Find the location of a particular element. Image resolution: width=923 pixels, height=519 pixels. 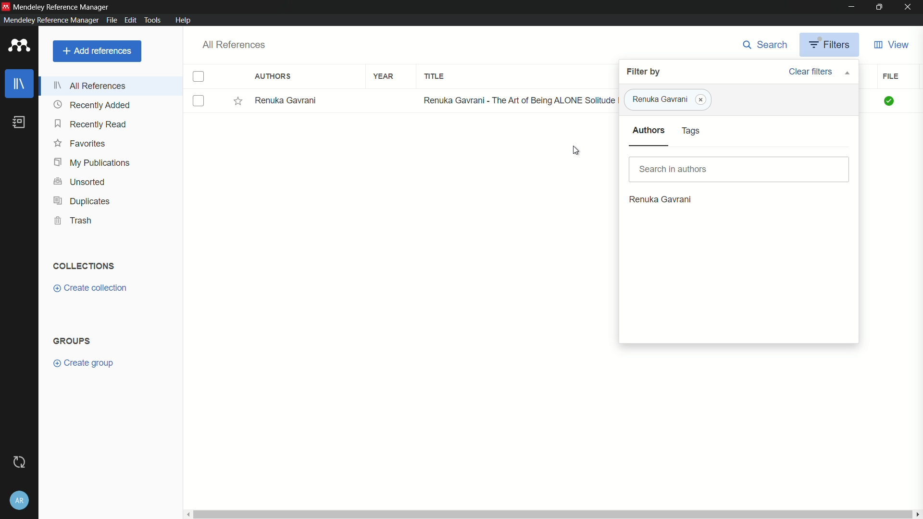

app icon is located at coordinates (6, 6).